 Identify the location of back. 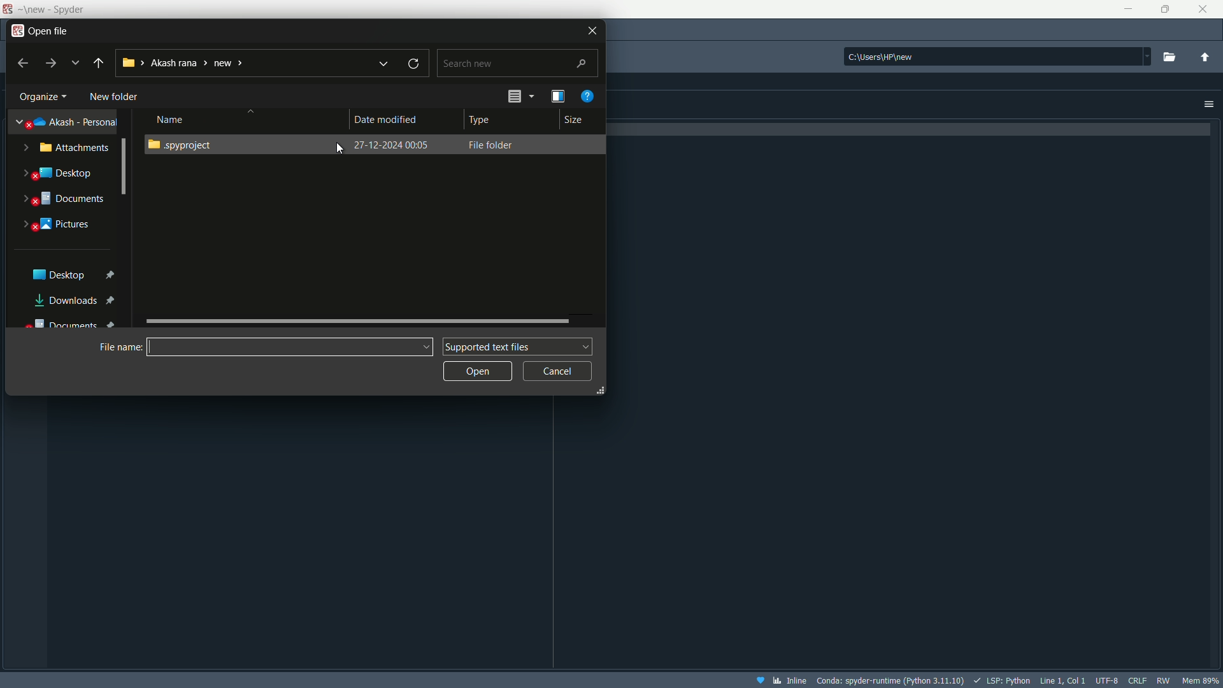
(97, 64).